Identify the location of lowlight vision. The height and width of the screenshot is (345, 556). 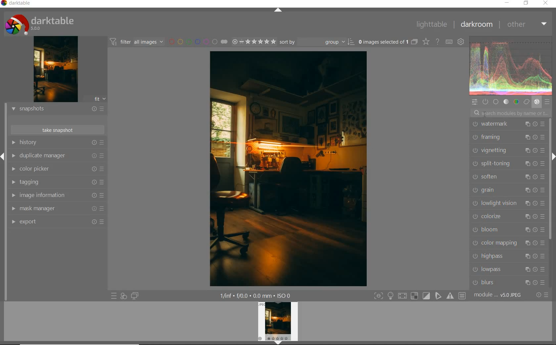
(508, 203).